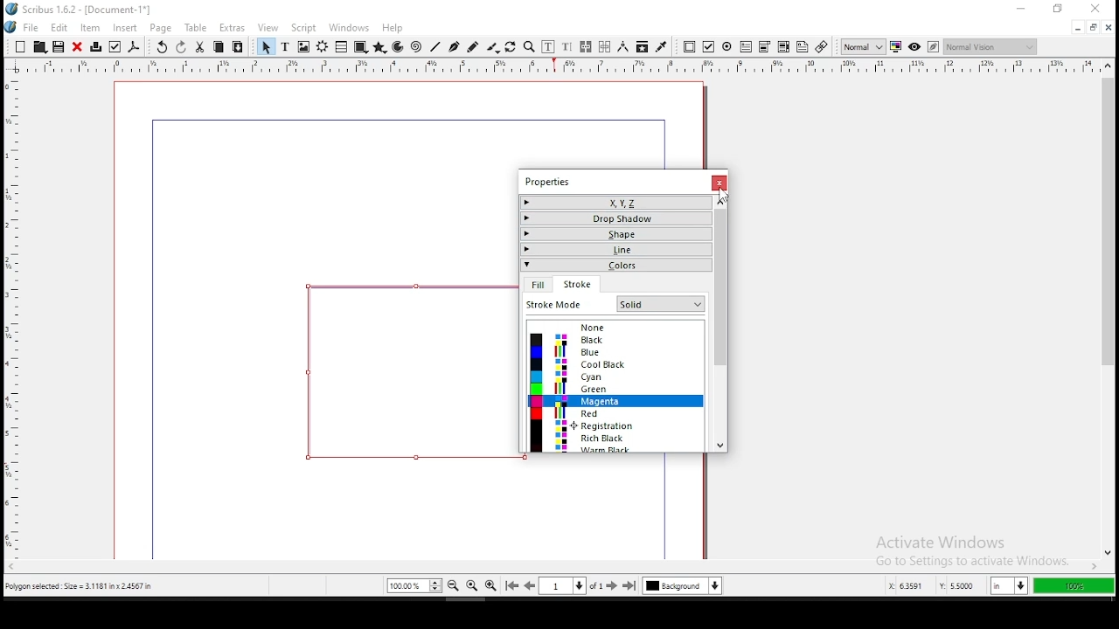  What do you see at coordinates (414, 585) in the screenshot?
I see `zoom 100%` at bounding box center [414, 585].